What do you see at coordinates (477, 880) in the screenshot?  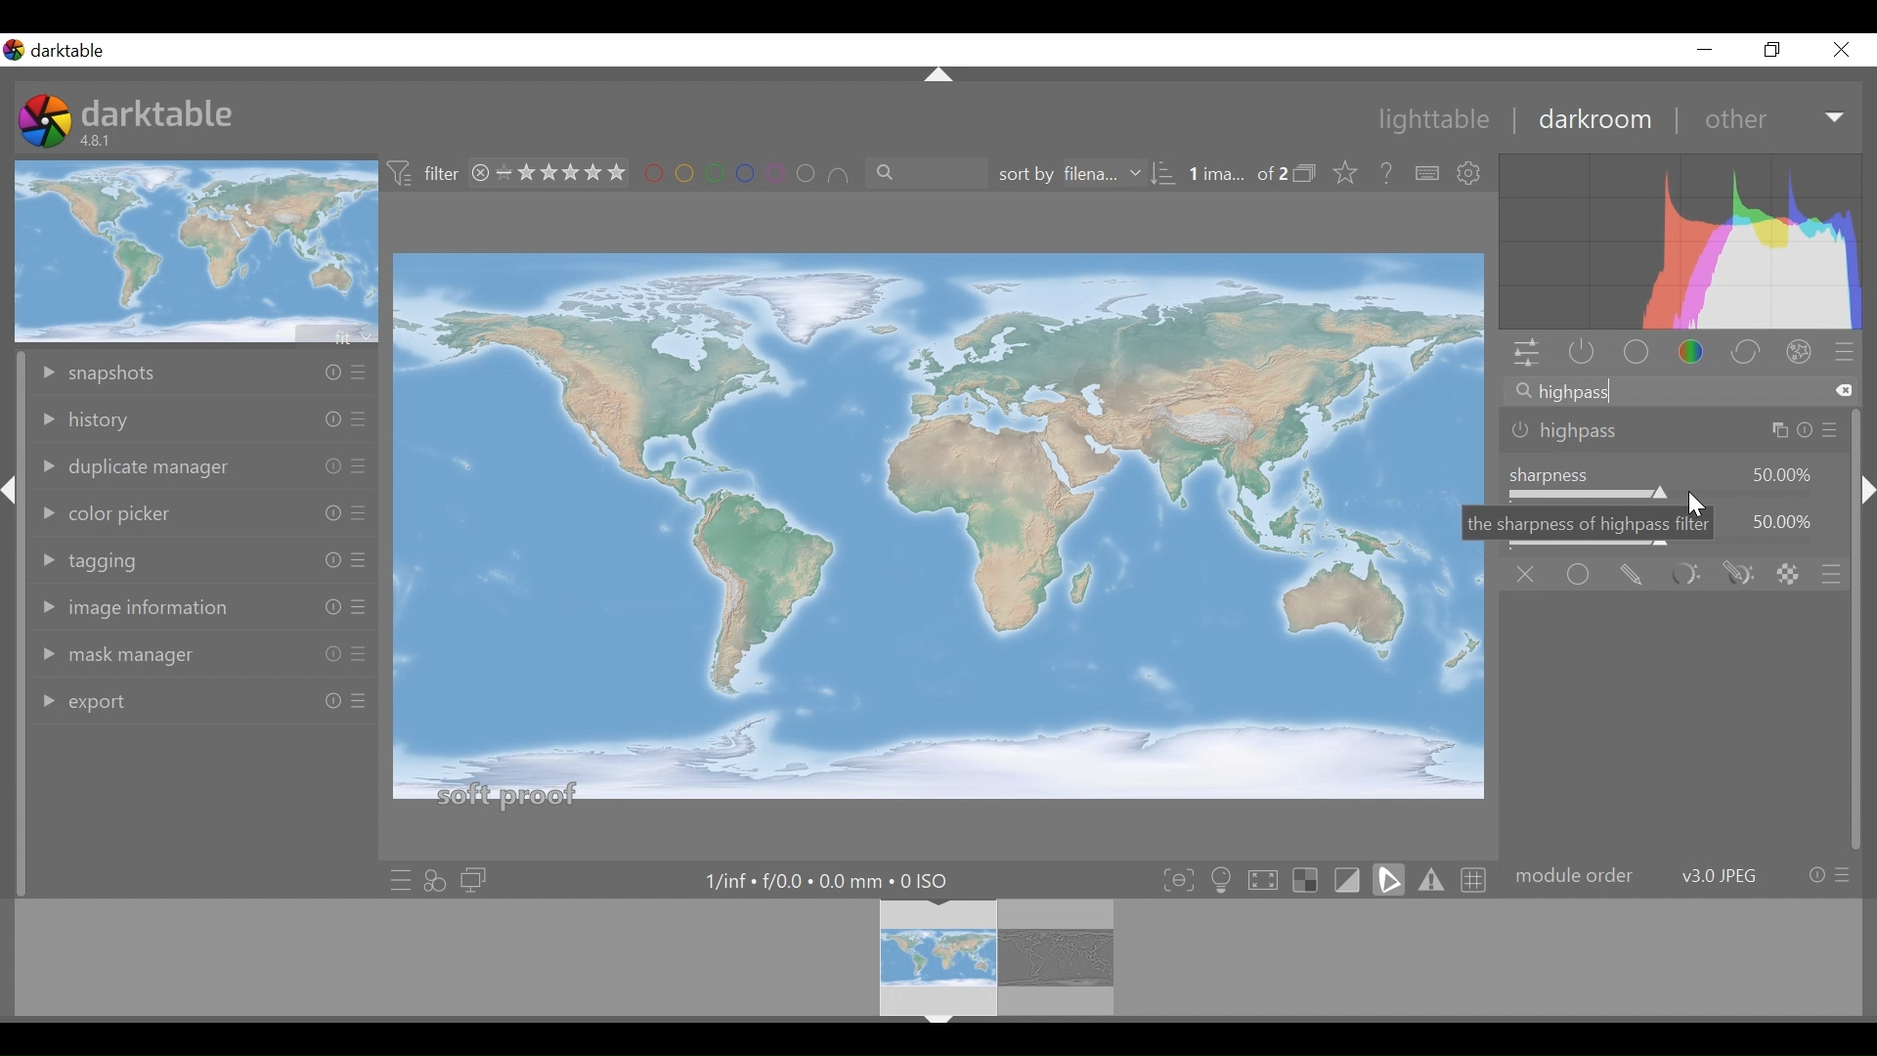 I see `display a second darkroom image window` at bounding box center [477, 880].